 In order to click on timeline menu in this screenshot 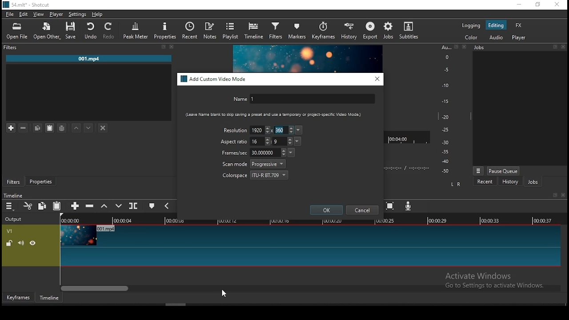, I will do `click(11, 206)`.